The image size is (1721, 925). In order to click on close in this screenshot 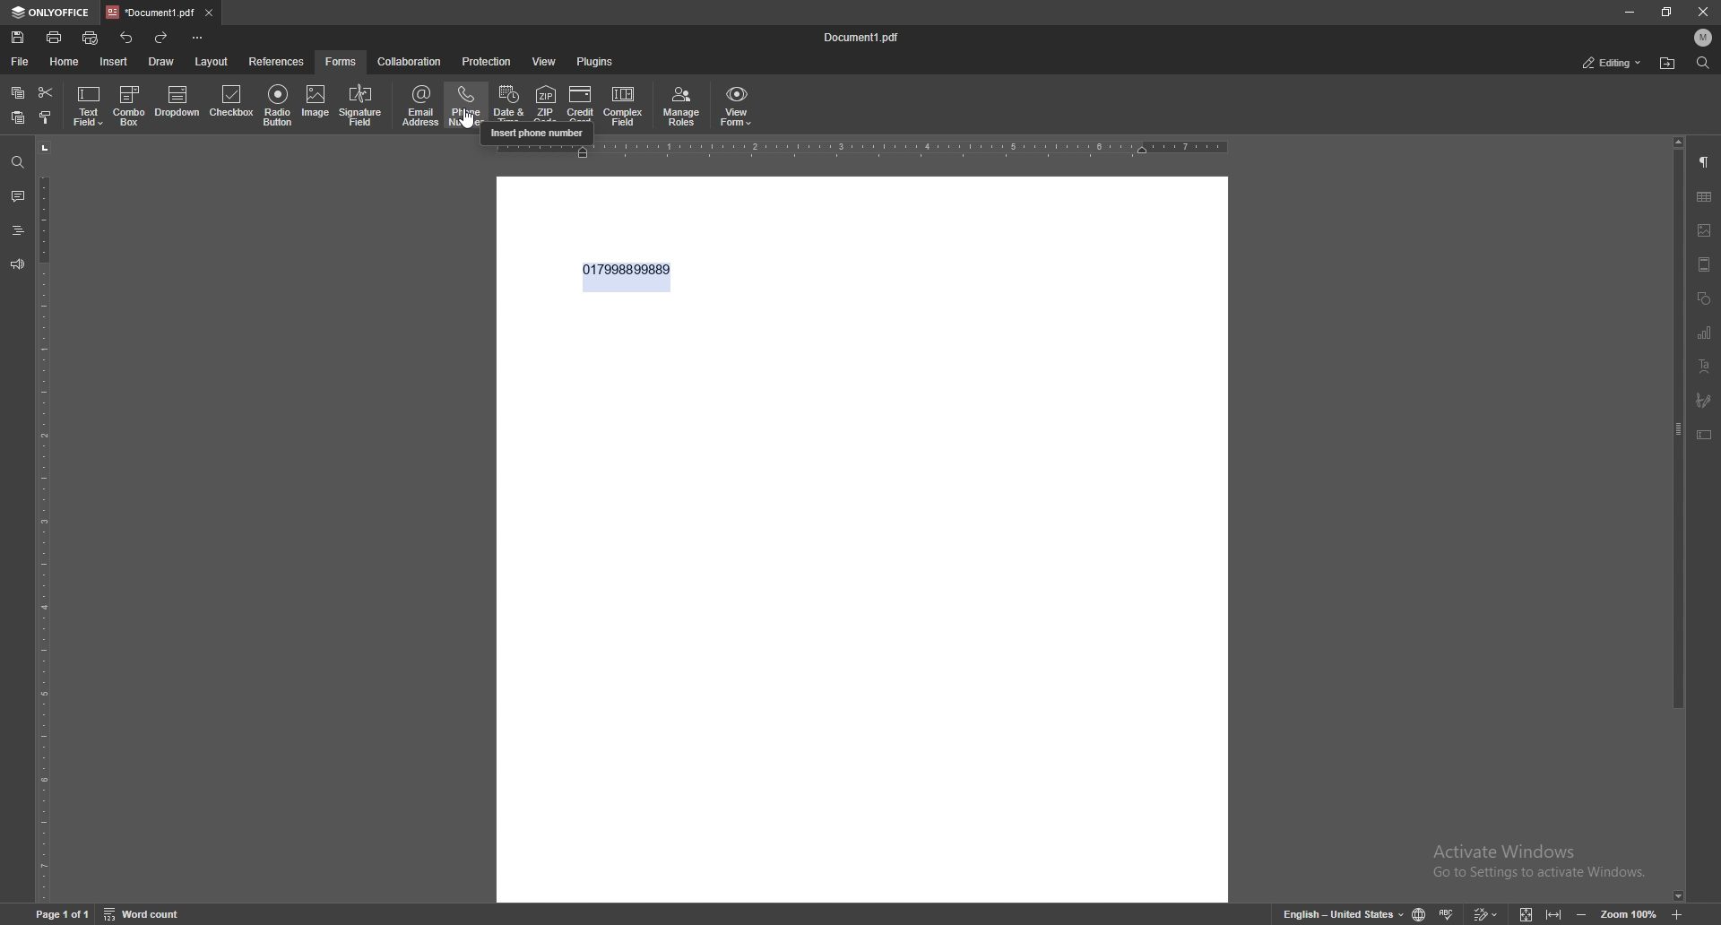, I will do `click(208, 13)`.